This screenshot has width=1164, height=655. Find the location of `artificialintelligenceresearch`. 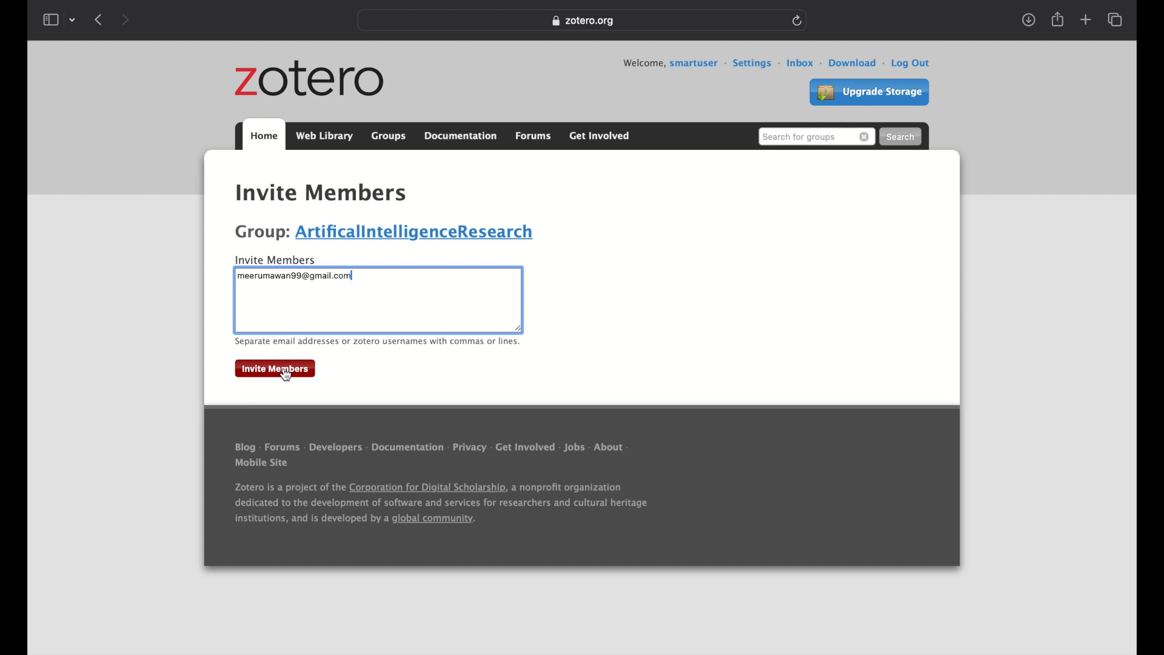

artificialintelligenceresearch is located at coordinates (419, 233).